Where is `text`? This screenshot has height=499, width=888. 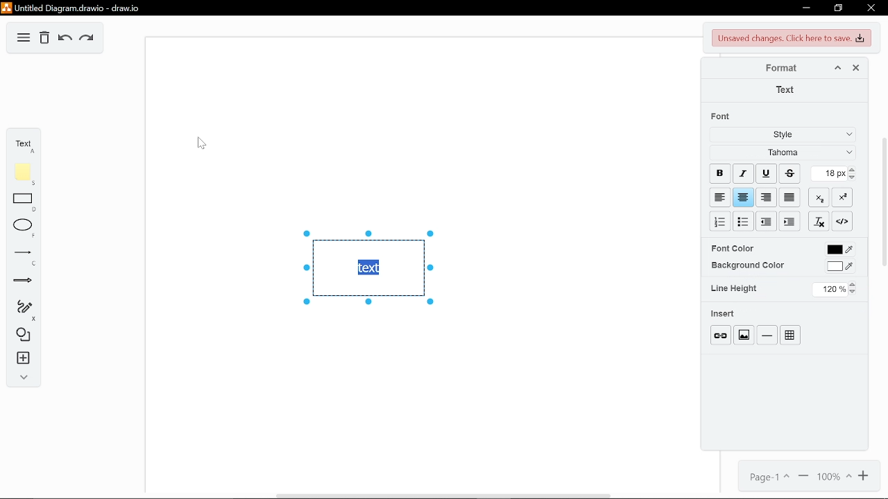
text is located at coordinates (786, 90).